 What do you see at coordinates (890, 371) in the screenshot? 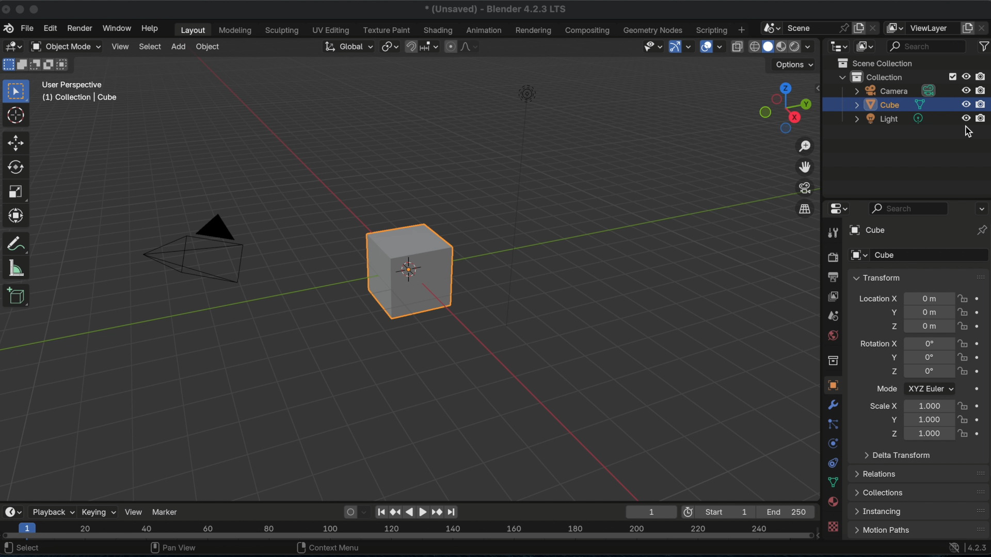
I see `rotation Z` at bounding box center [890, 371].